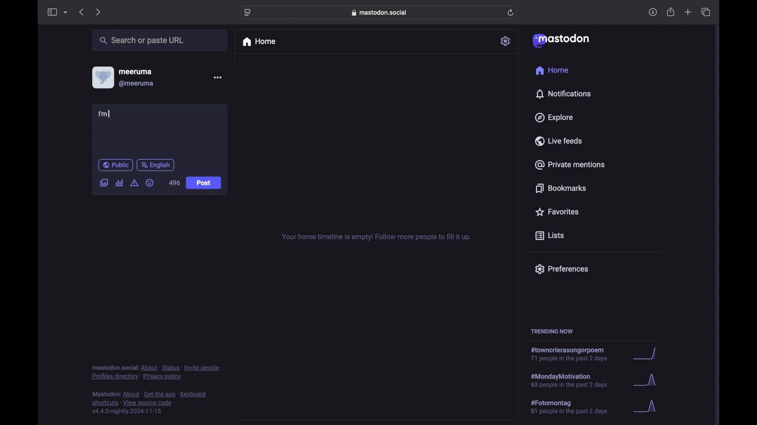  I want to click on home, so click(553, 70).